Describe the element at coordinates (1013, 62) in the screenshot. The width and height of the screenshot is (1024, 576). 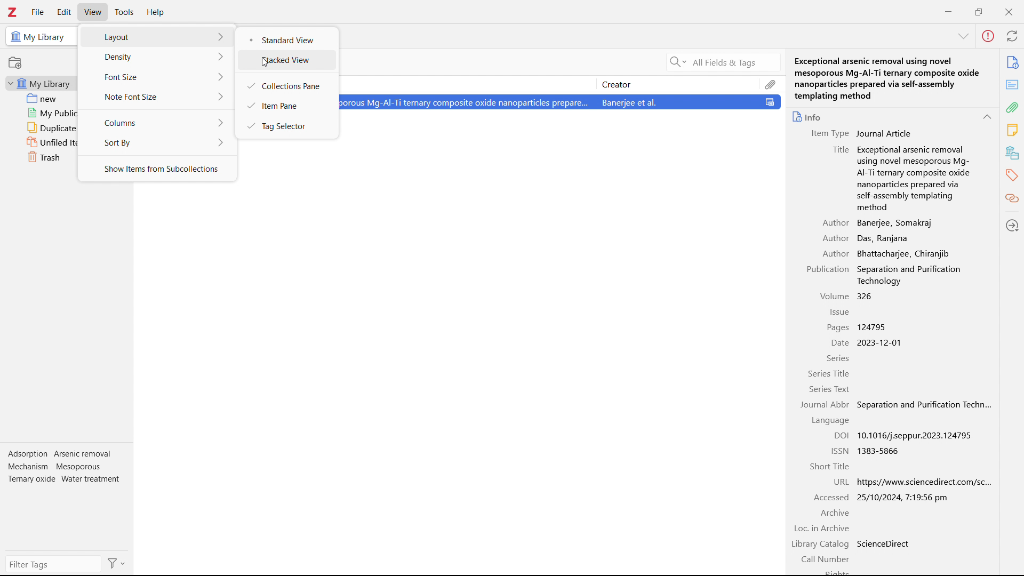
I see `info` at that location.